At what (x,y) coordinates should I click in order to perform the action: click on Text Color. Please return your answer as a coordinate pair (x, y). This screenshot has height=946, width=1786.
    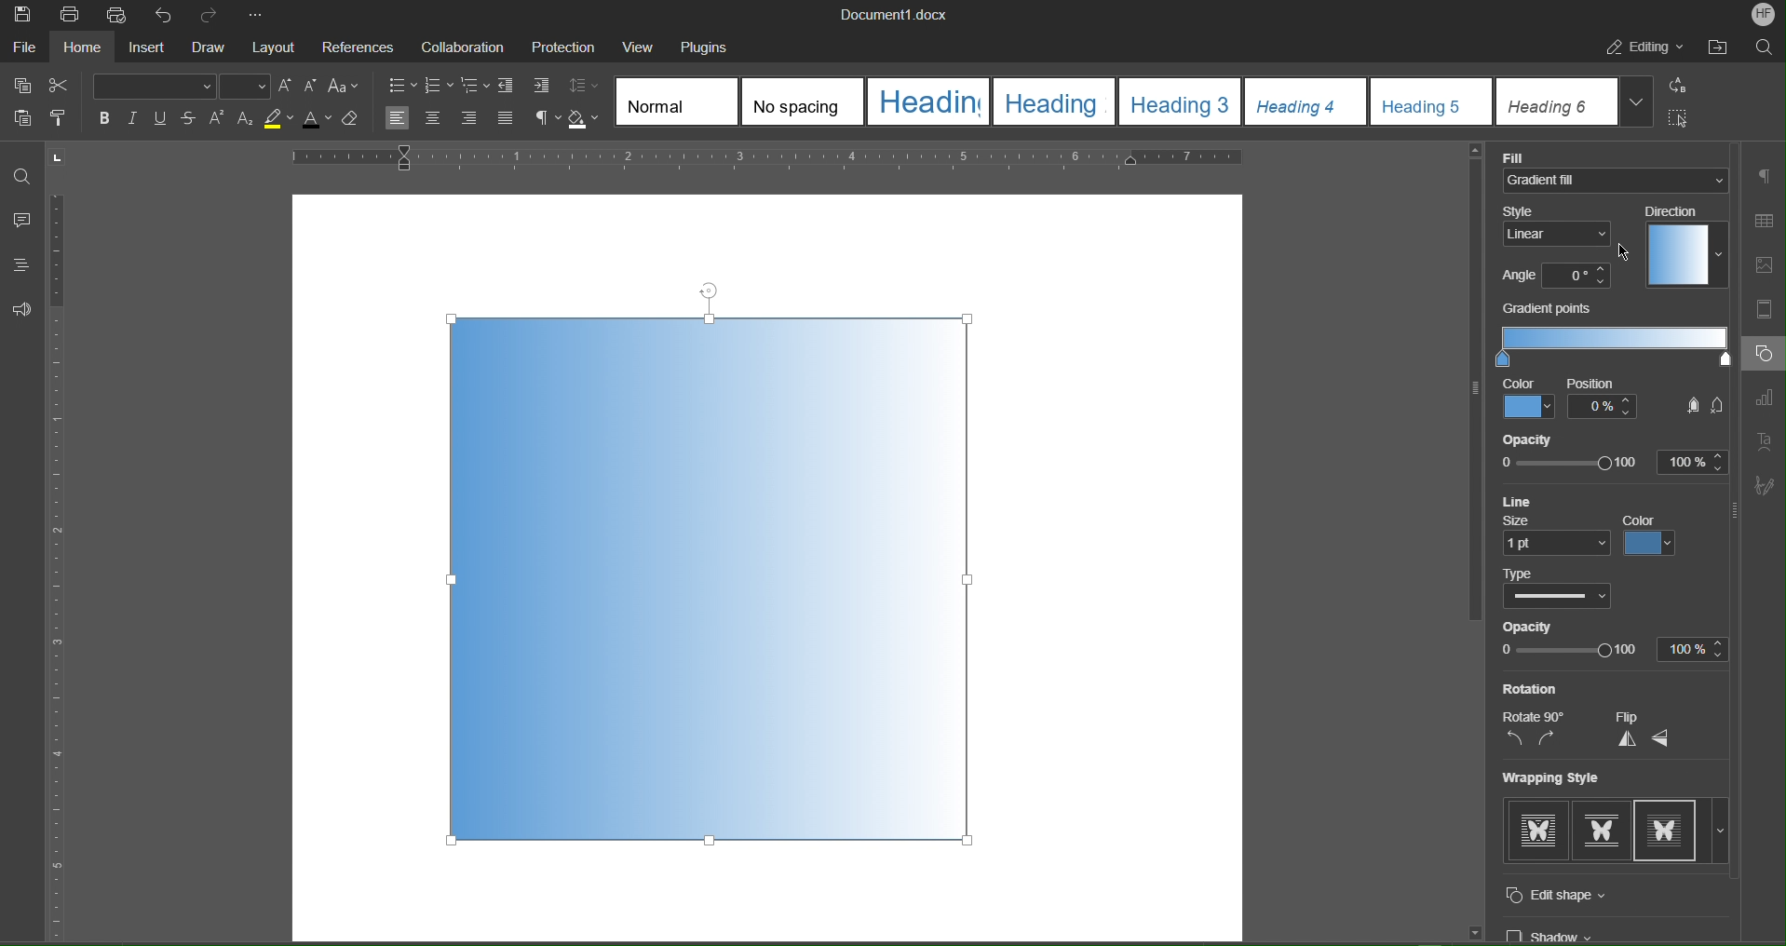
    Looking at the image, I should click on (317, 120).